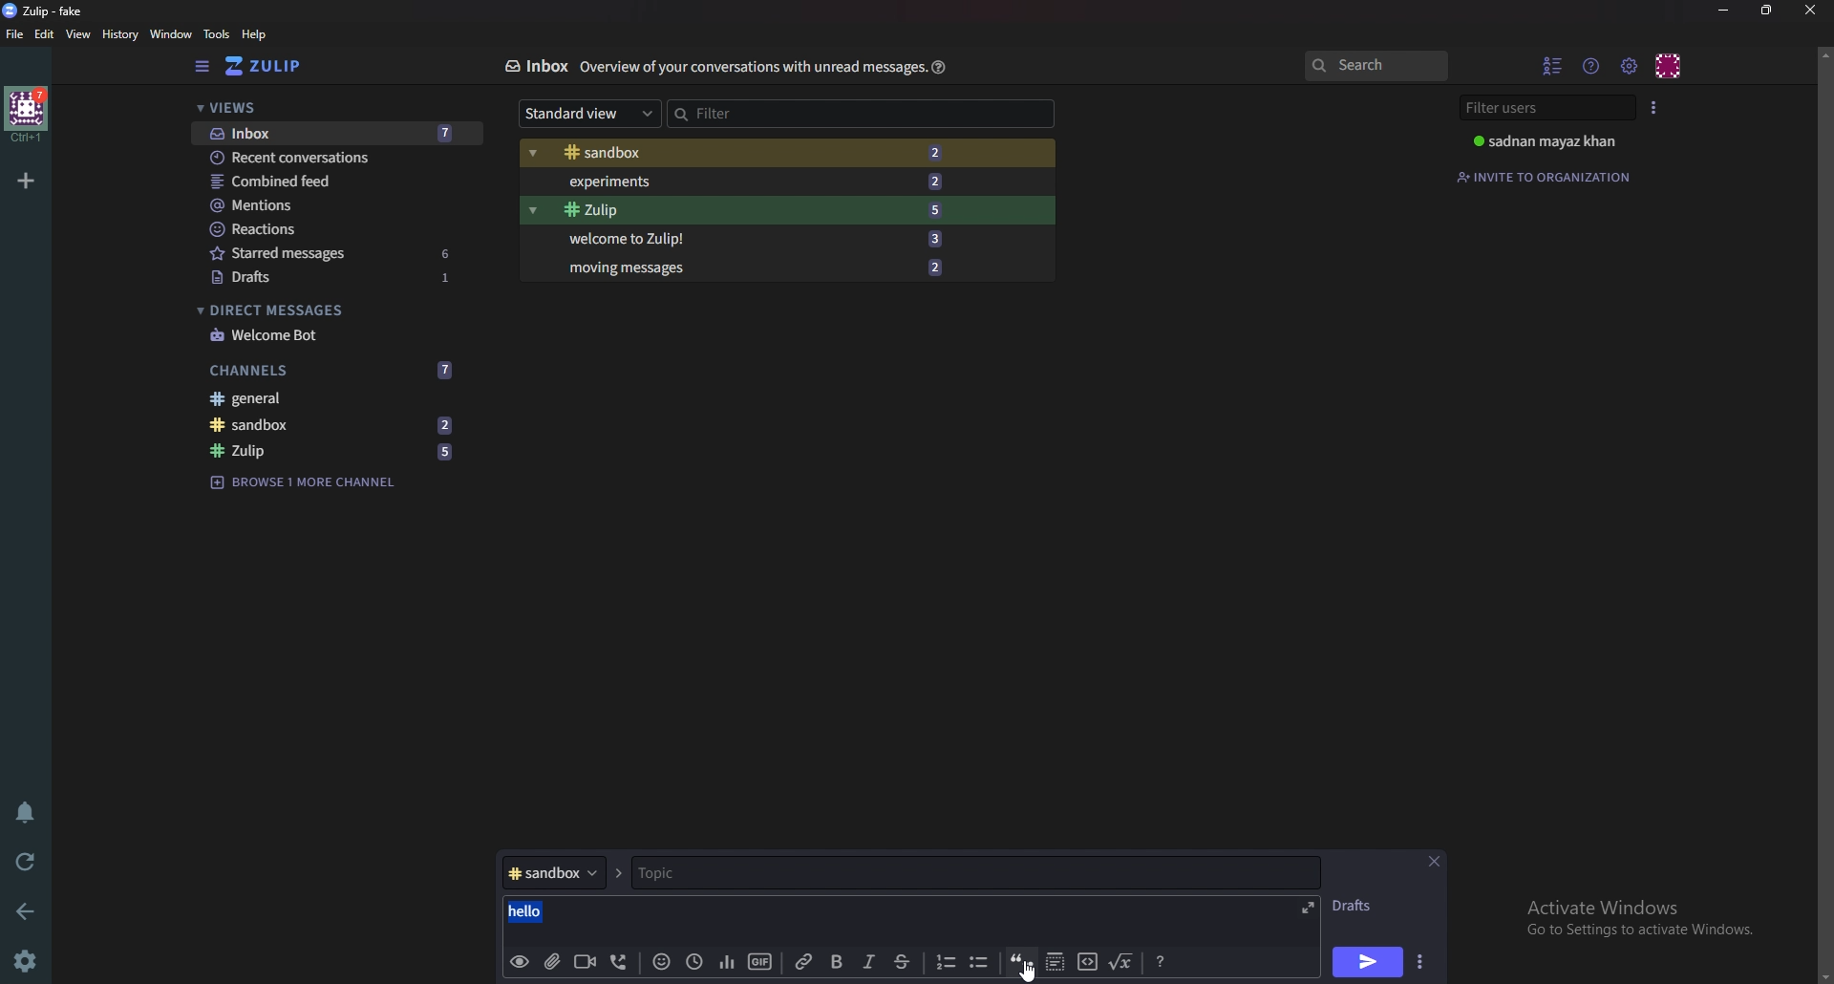 Image resolution: width=1834 pixels, height=984 pixels. What do you see at coordinates (458, 283) in the screenshot?
I see `1` at bounding box center [458, 283].